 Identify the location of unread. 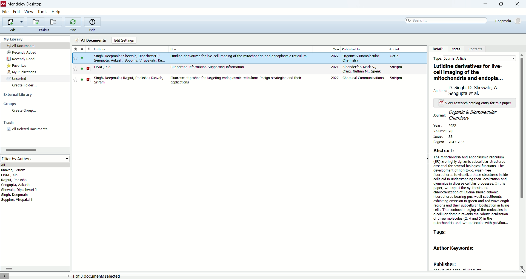
(82, 69).